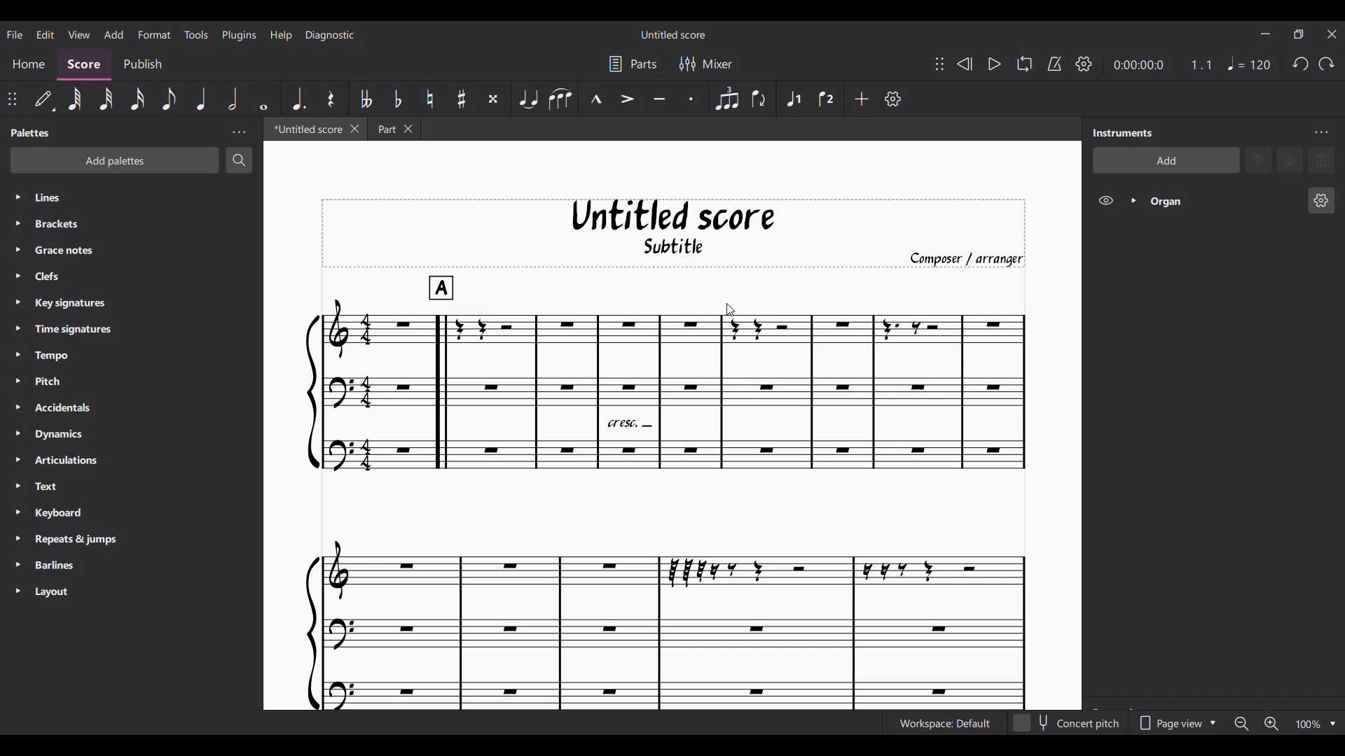 The image size is (1345, 756). Describe the element at coordinates (1299, 34) in the screenshot. I see `Show interface in smaller tab` at that location.